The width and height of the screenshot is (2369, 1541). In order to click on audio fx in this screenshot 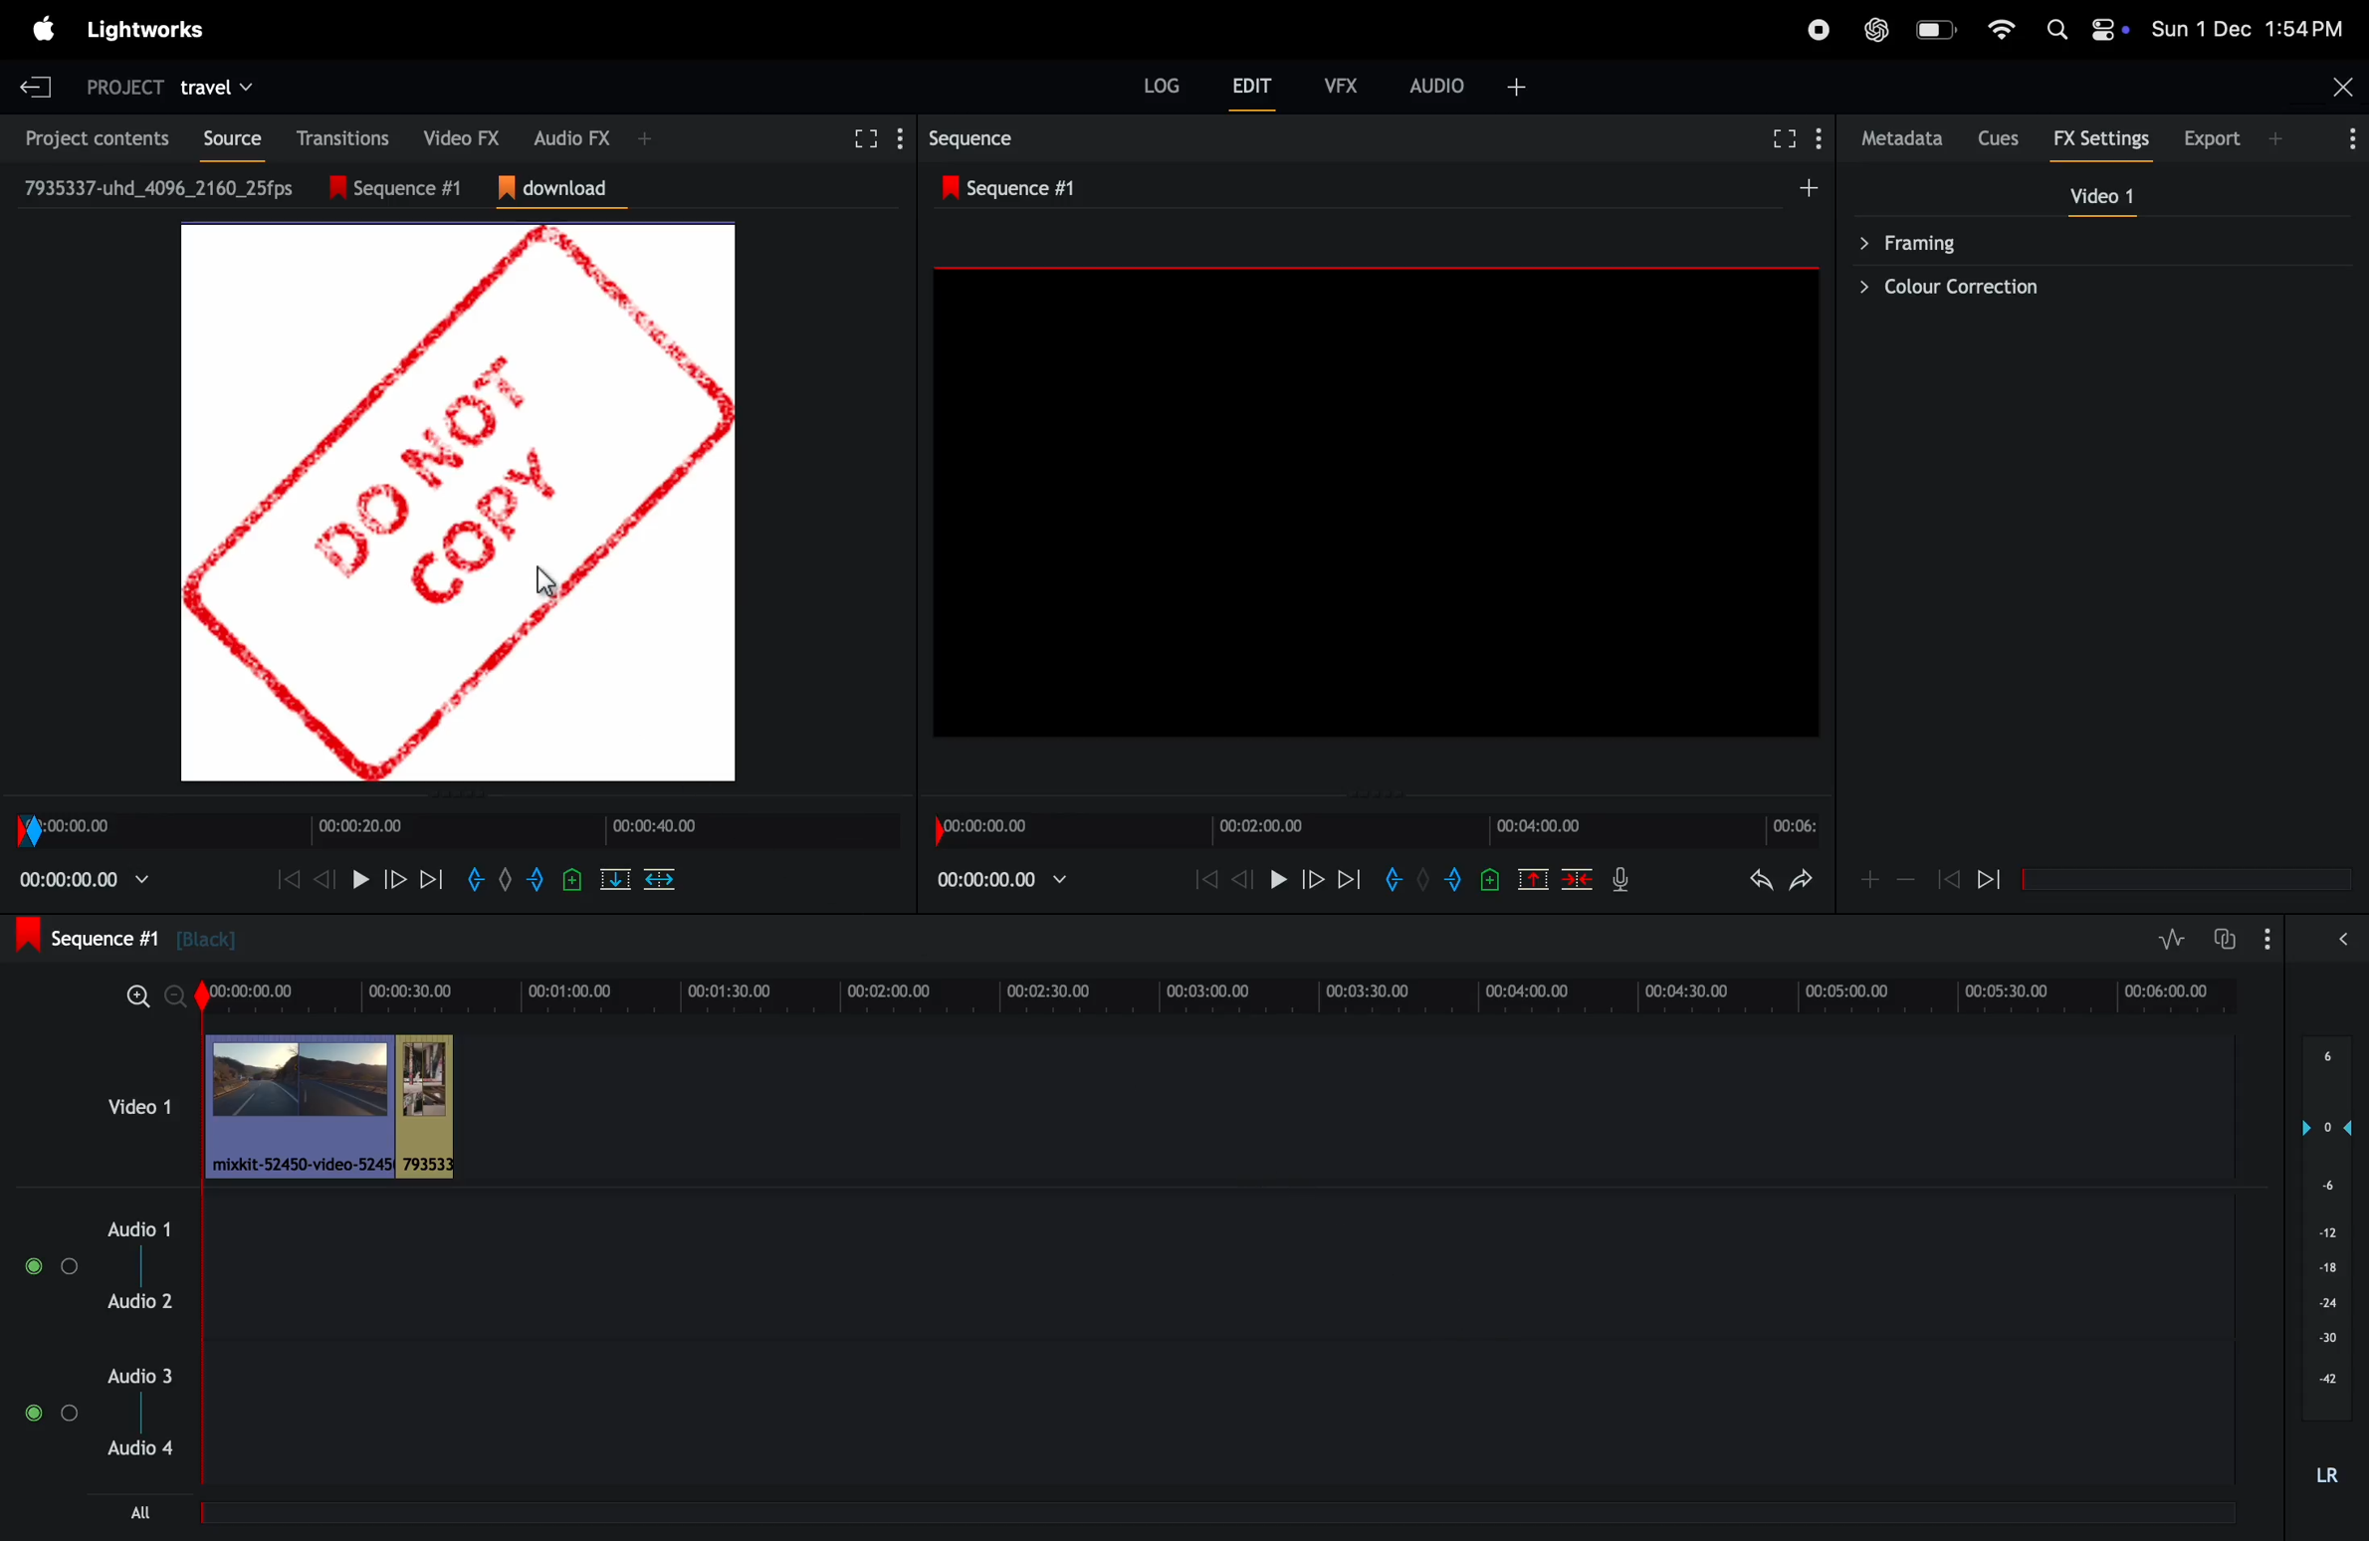, I will do `click(572, 136)`.